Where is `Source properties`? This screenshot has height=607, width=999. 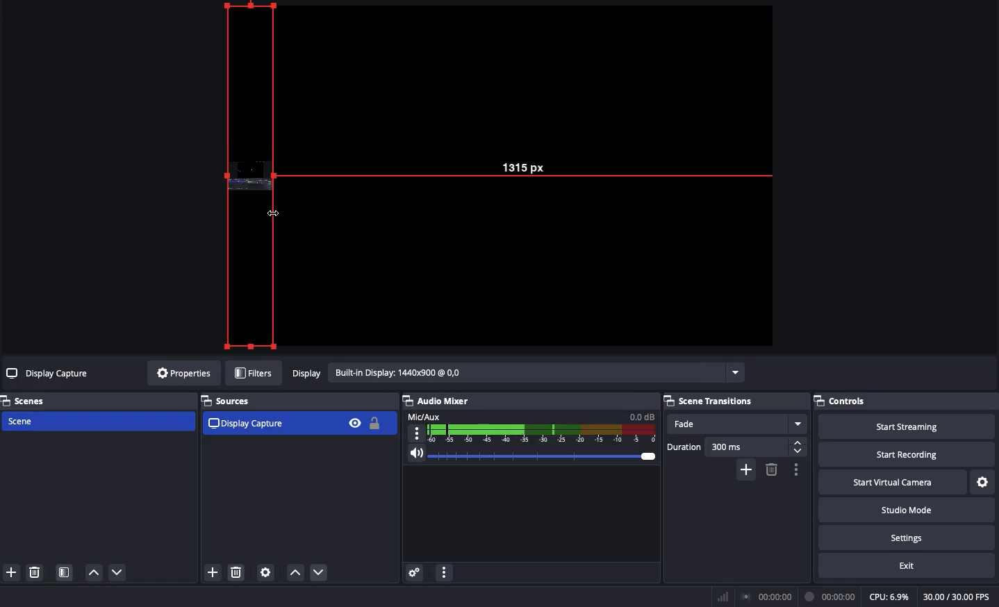 Source properties is located at coordinates (265, 573).